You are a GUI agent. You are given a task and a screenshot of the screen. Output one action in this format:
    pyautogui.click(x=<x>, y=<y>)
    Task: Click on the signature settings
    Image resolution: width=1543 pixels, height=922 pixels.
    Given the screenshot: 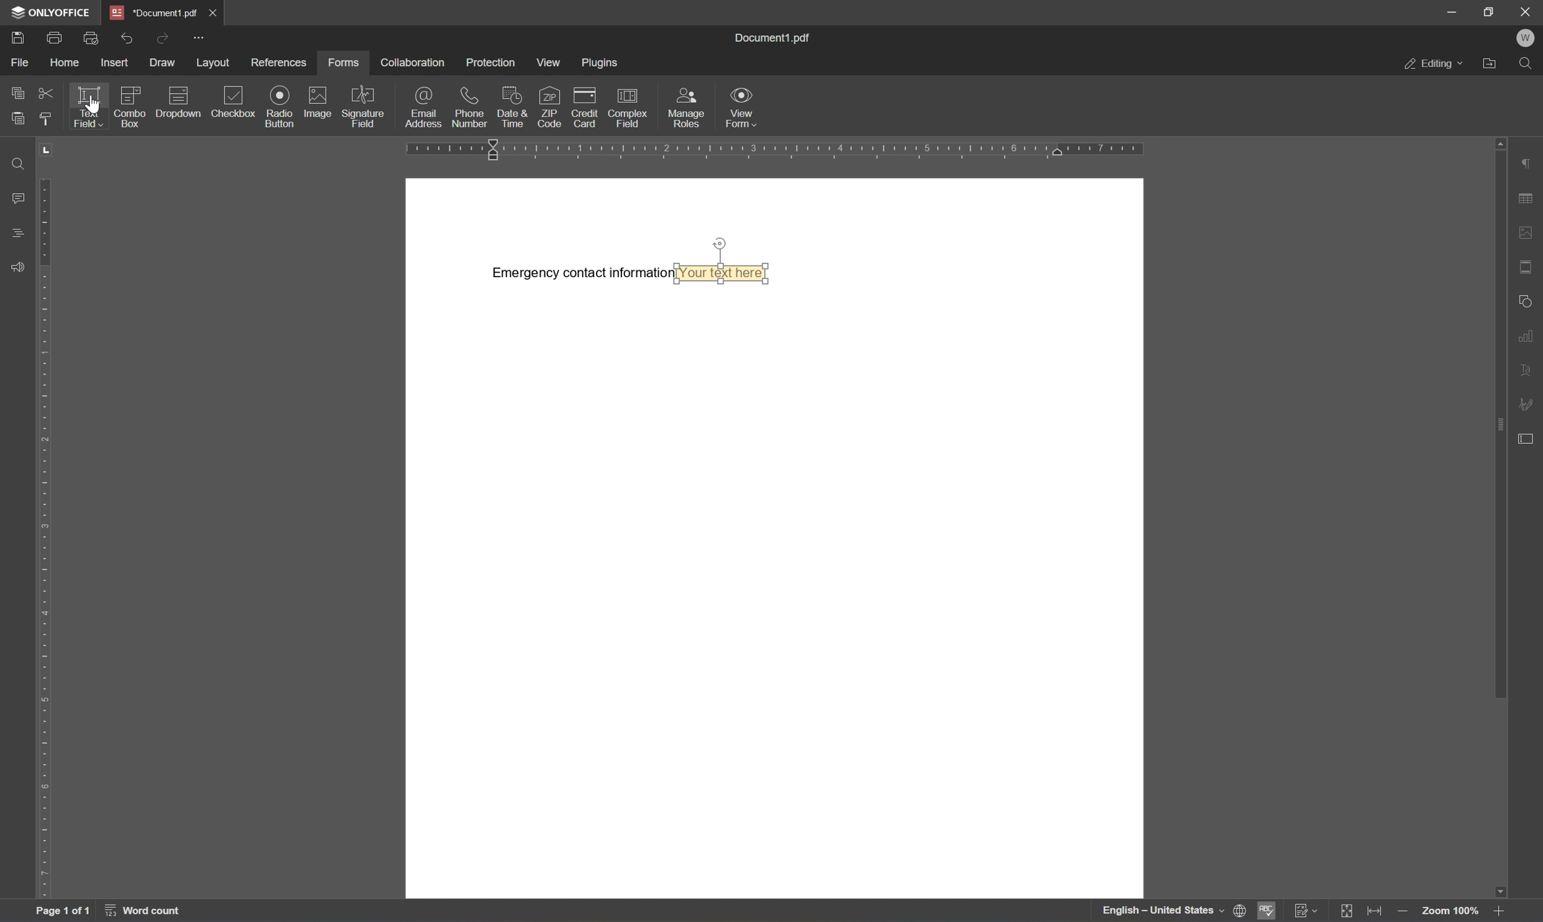 What is the action you would take?
    pyautogui.click(x=1531, y=402)
    